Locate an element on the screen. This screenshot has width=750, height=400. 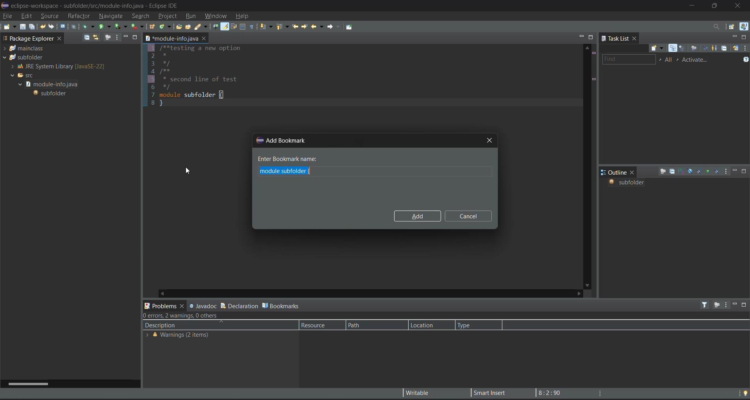
minimize is located at coordinates (125, 37).